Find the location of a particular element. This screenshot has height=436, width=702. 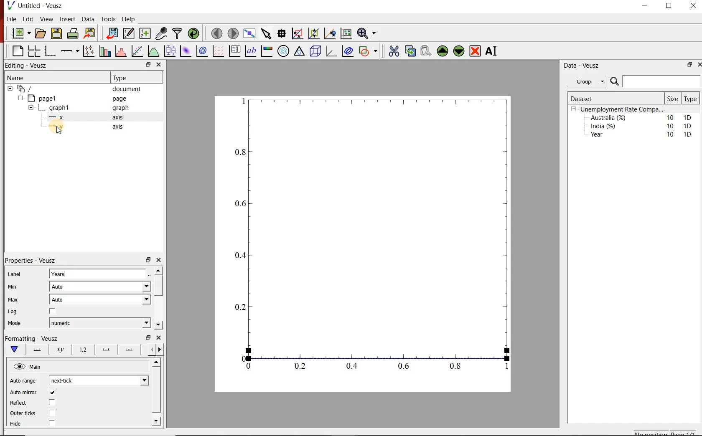

select the items is located at coordinates (267, 33).